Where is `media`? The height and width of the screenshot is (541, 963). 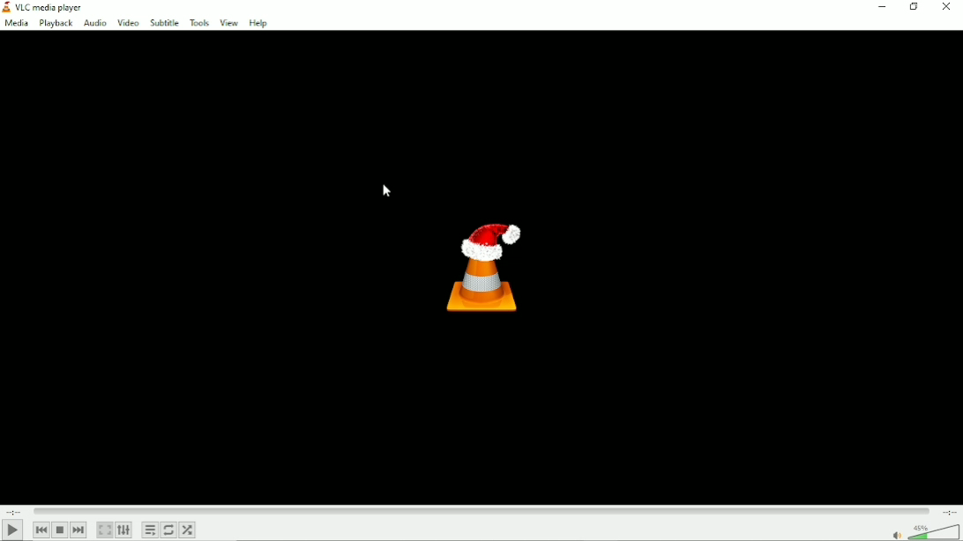 media is located at coordinates (16, 25).